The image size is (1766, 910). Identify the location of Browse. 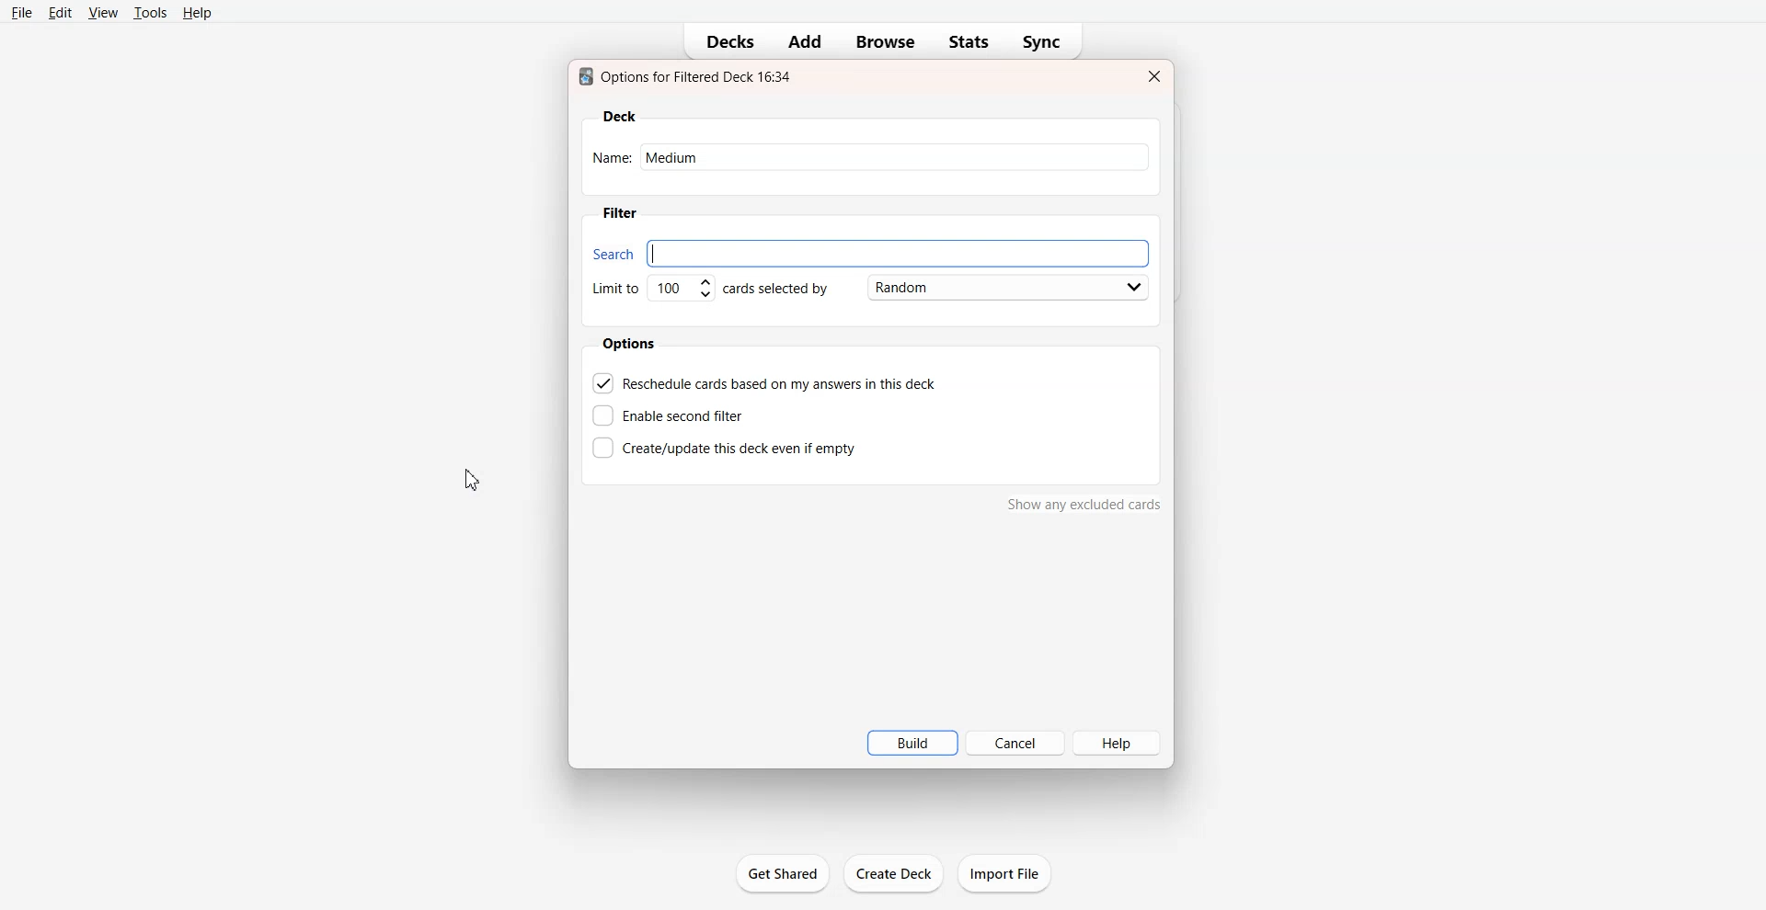
(887, 42).